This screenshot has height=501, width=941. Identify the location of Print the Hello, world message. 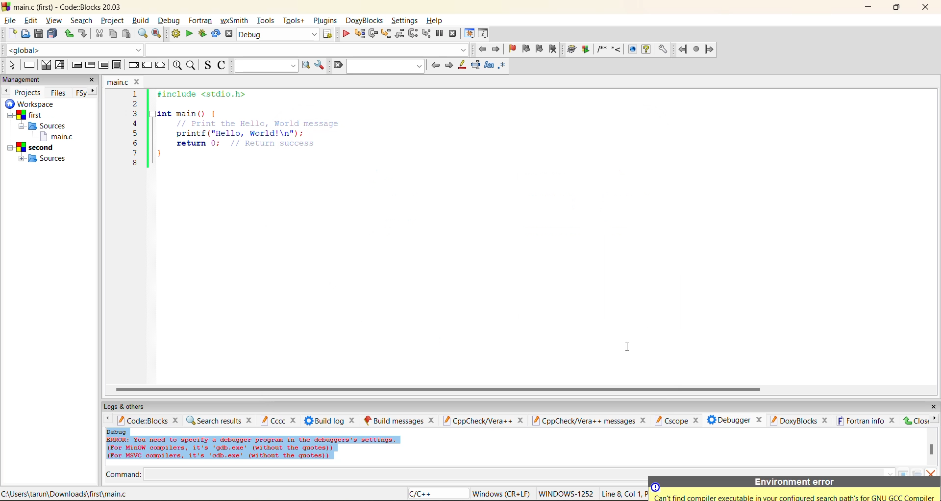
(259, 123).